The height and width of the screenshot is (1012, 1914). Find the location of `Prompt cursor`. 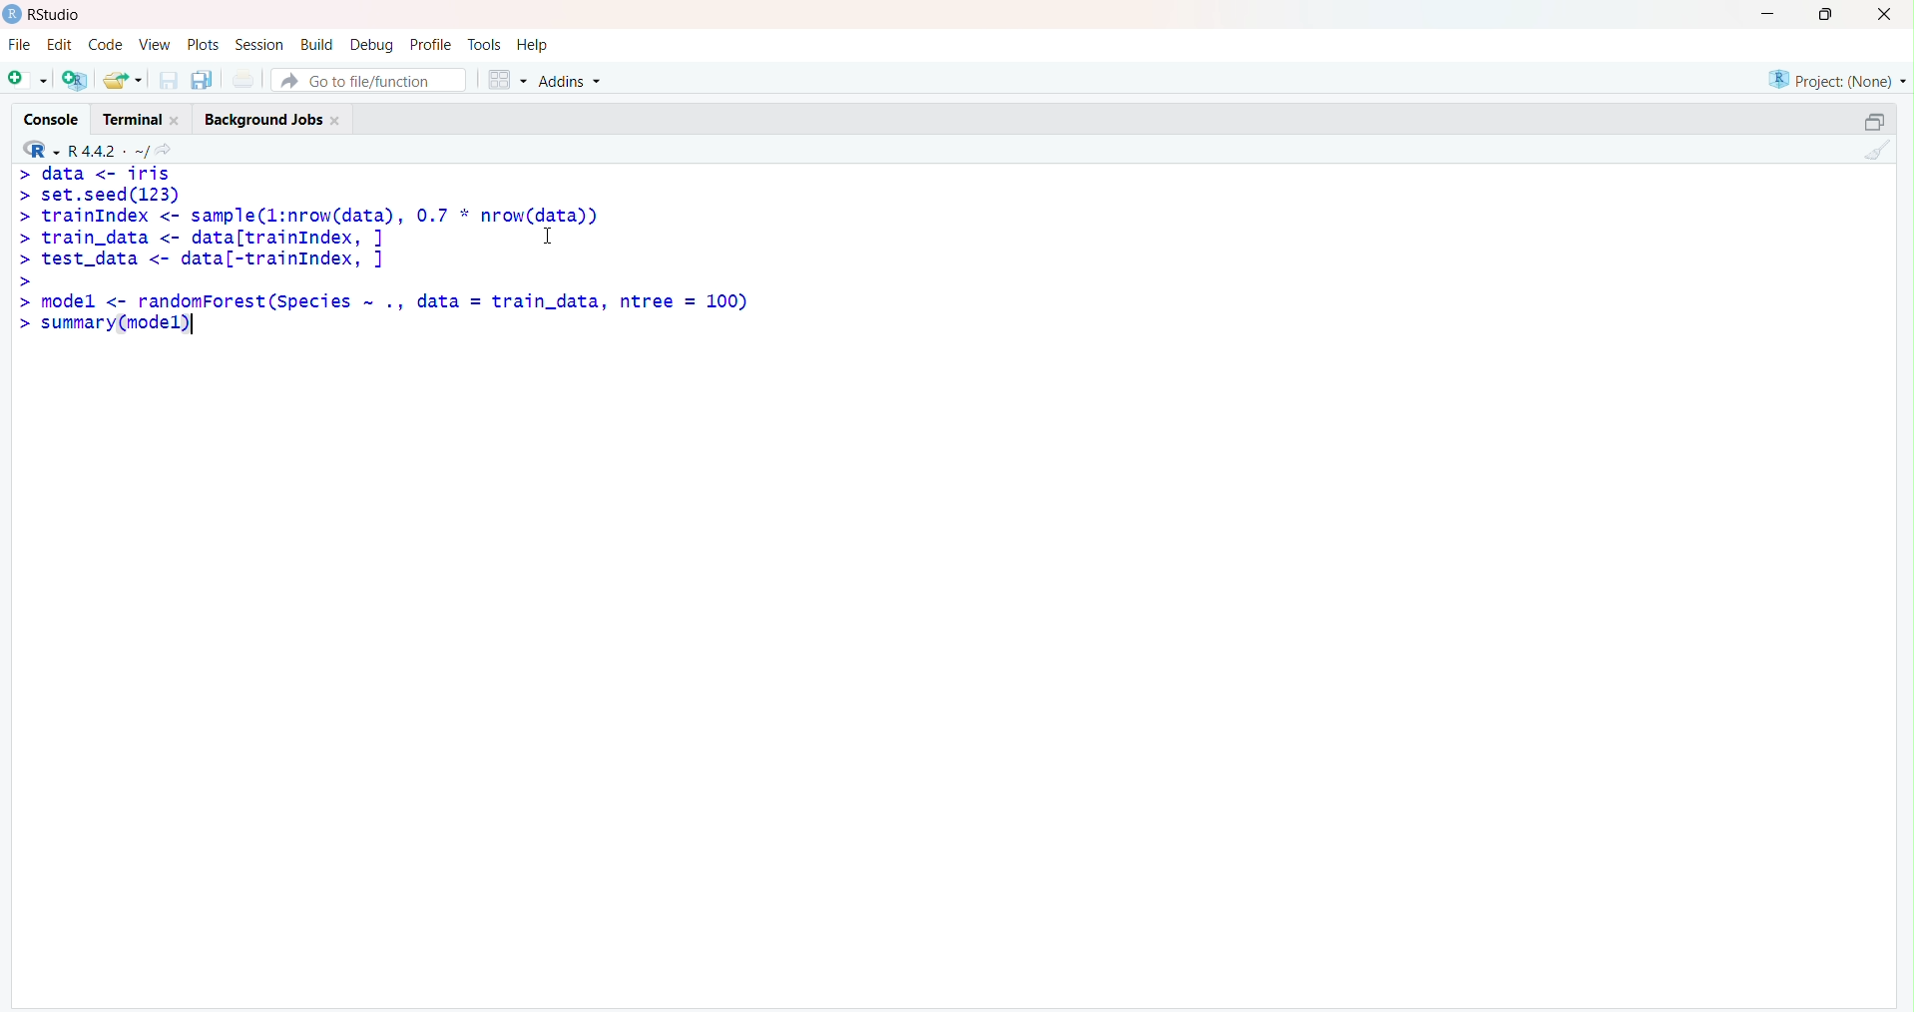

Prompt cursor is located at coordinates (22, 217).